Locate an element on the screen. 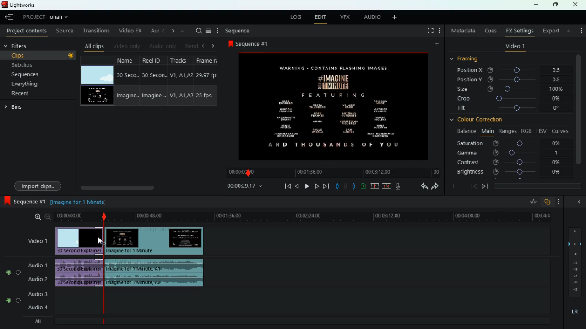  left is located at coordinates (205, 46).